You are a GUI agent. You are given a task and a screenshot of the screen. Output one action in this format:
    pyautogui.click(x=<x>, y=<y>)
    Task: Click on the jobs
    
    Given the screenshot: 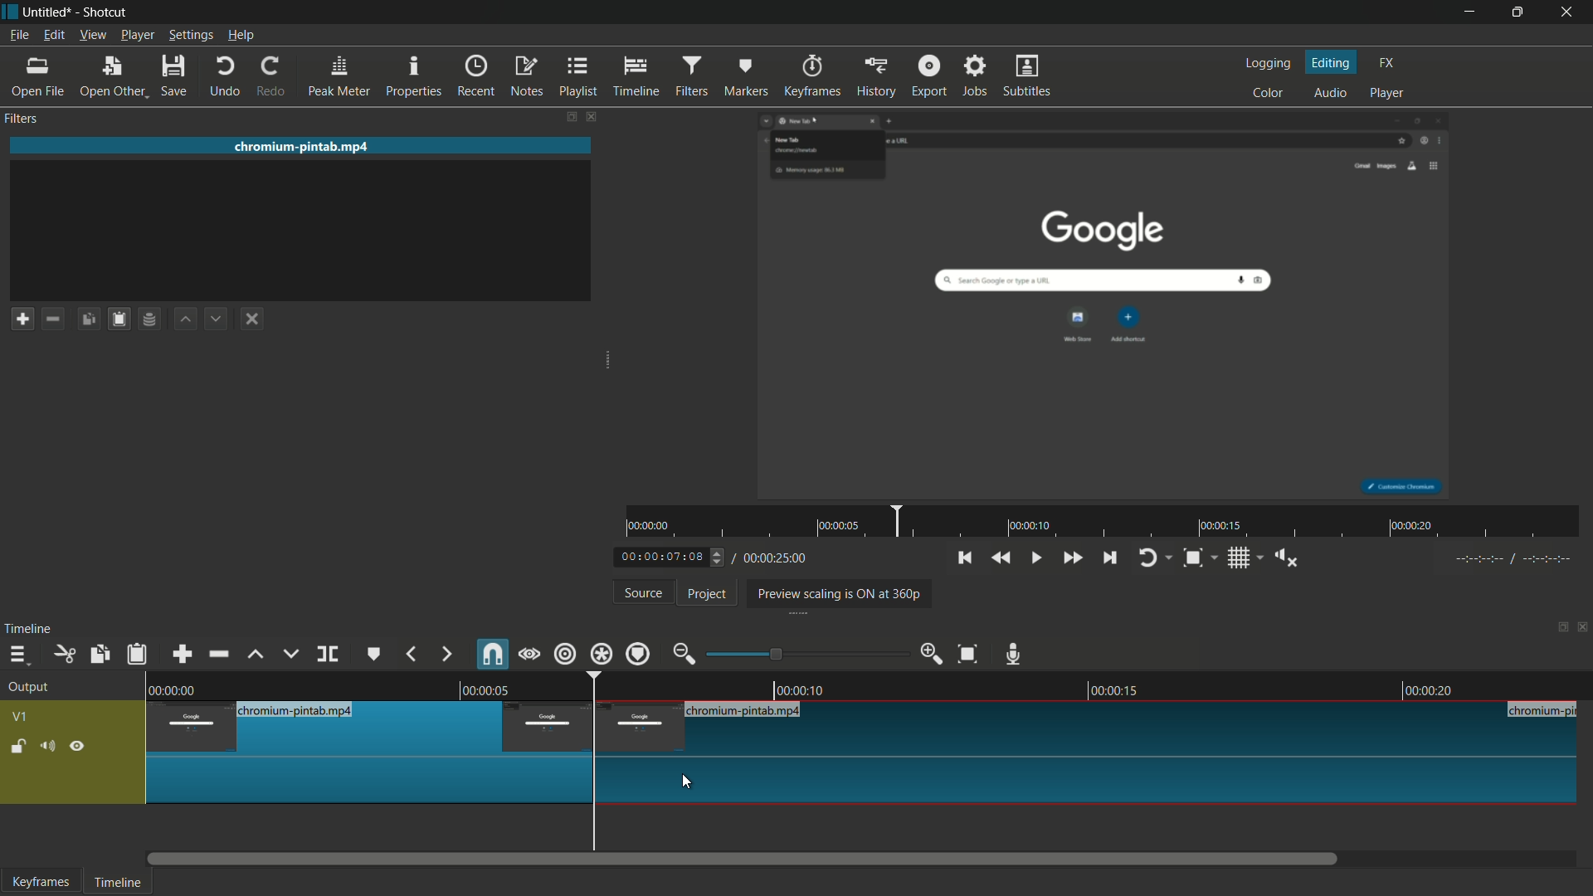 What is the action you would take?
    pyautogui.click(x=973, y=75)
    